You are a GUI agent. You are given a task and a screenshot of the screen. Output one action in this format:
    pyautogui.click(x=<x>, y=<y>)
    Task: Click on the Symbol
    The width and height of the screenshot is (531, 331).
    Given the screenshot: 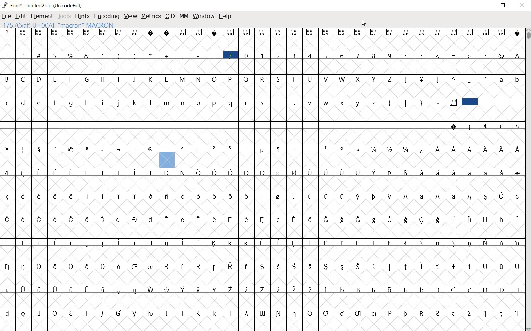 What is the action you would take?
    pyautogui.click(x=151, y=219)
    